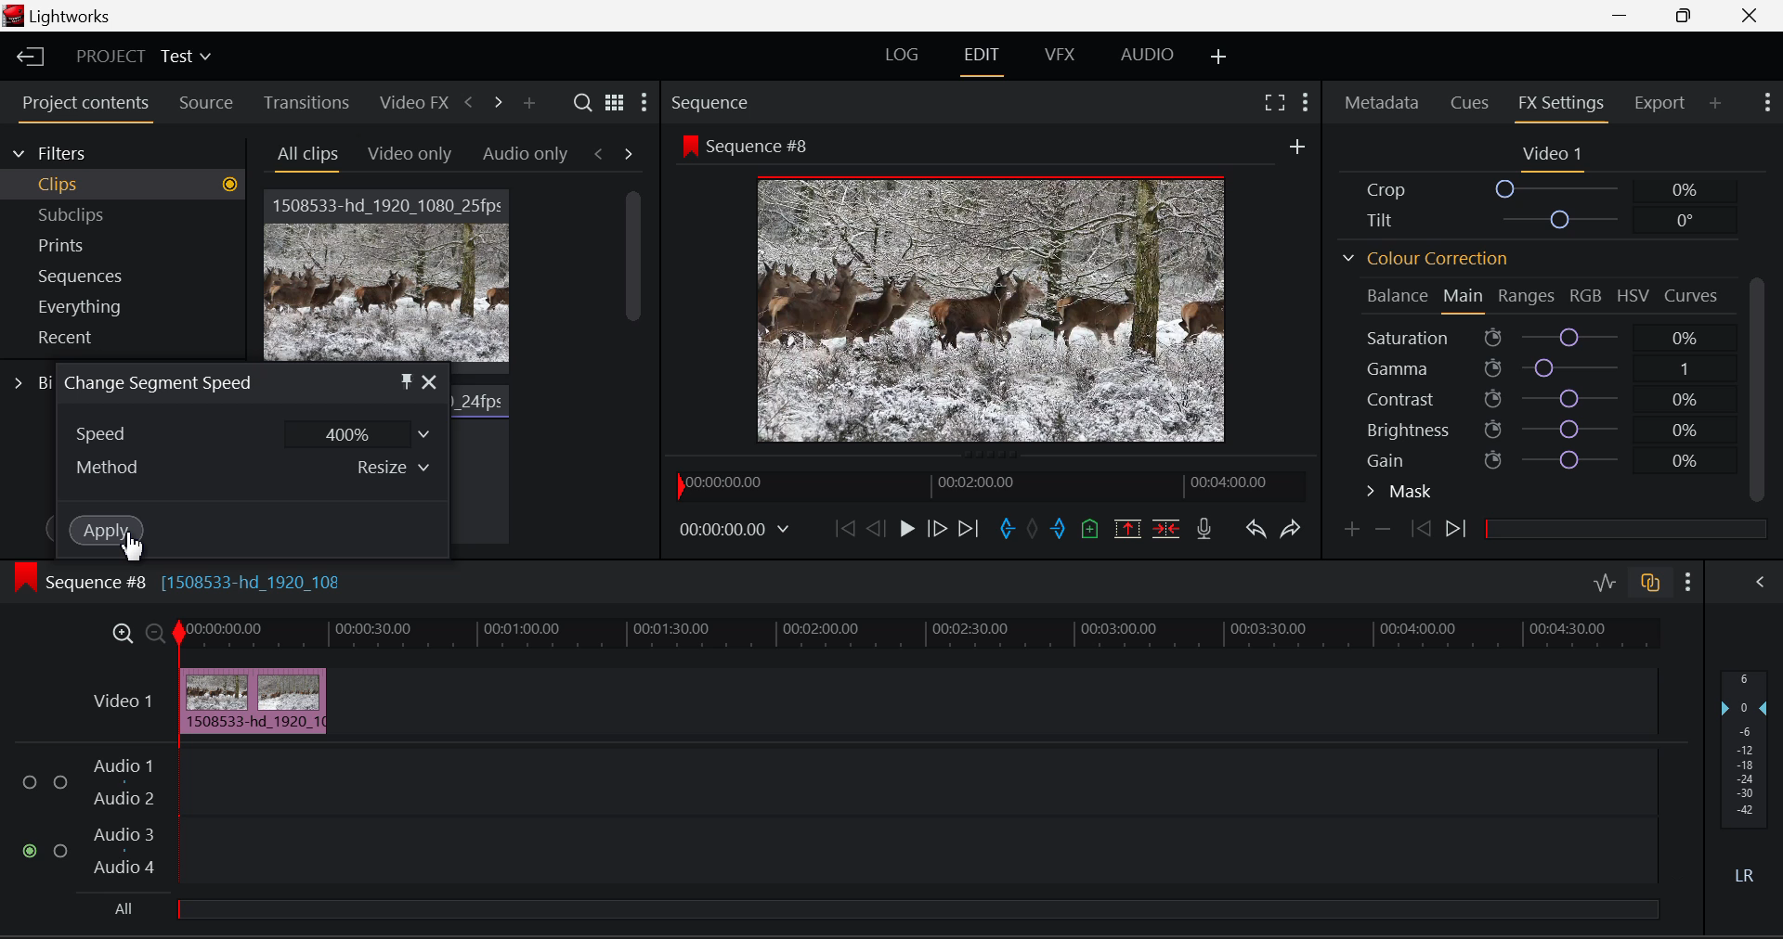 This screenshot has height=939, width=1783. What do you see at coordinates (1530, 337) in the screenshot?
I see `Saturation` at bounding box center [1530, 337].